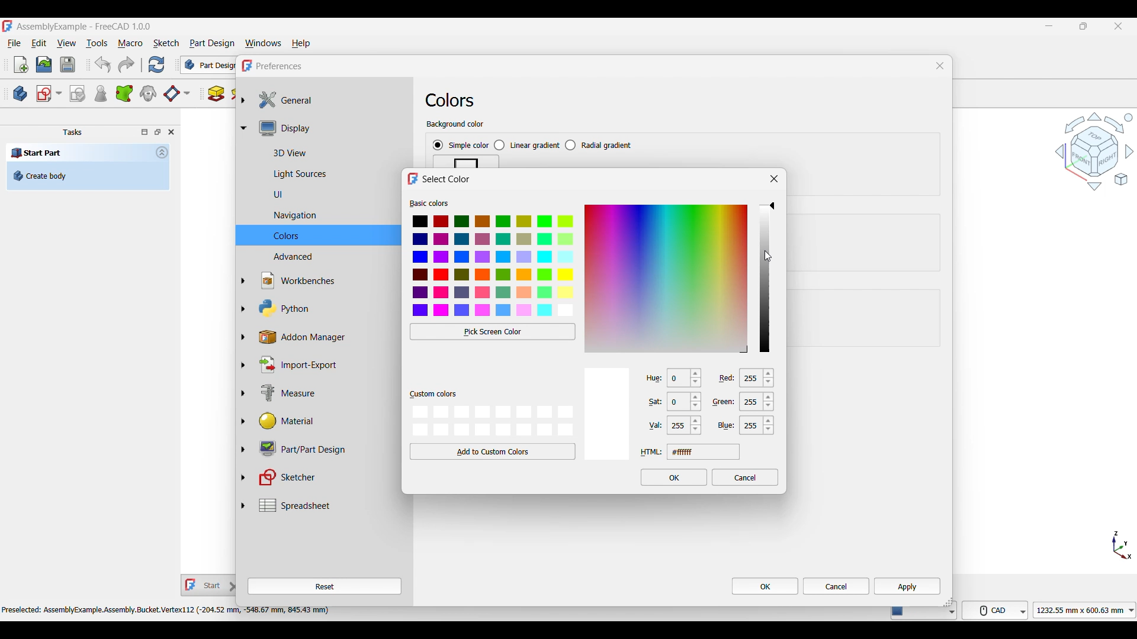 This screenshot has height=639, width=1137. Describe the element at coordinates (72, 133) in the screenshot. I see `Tasks` at that location.